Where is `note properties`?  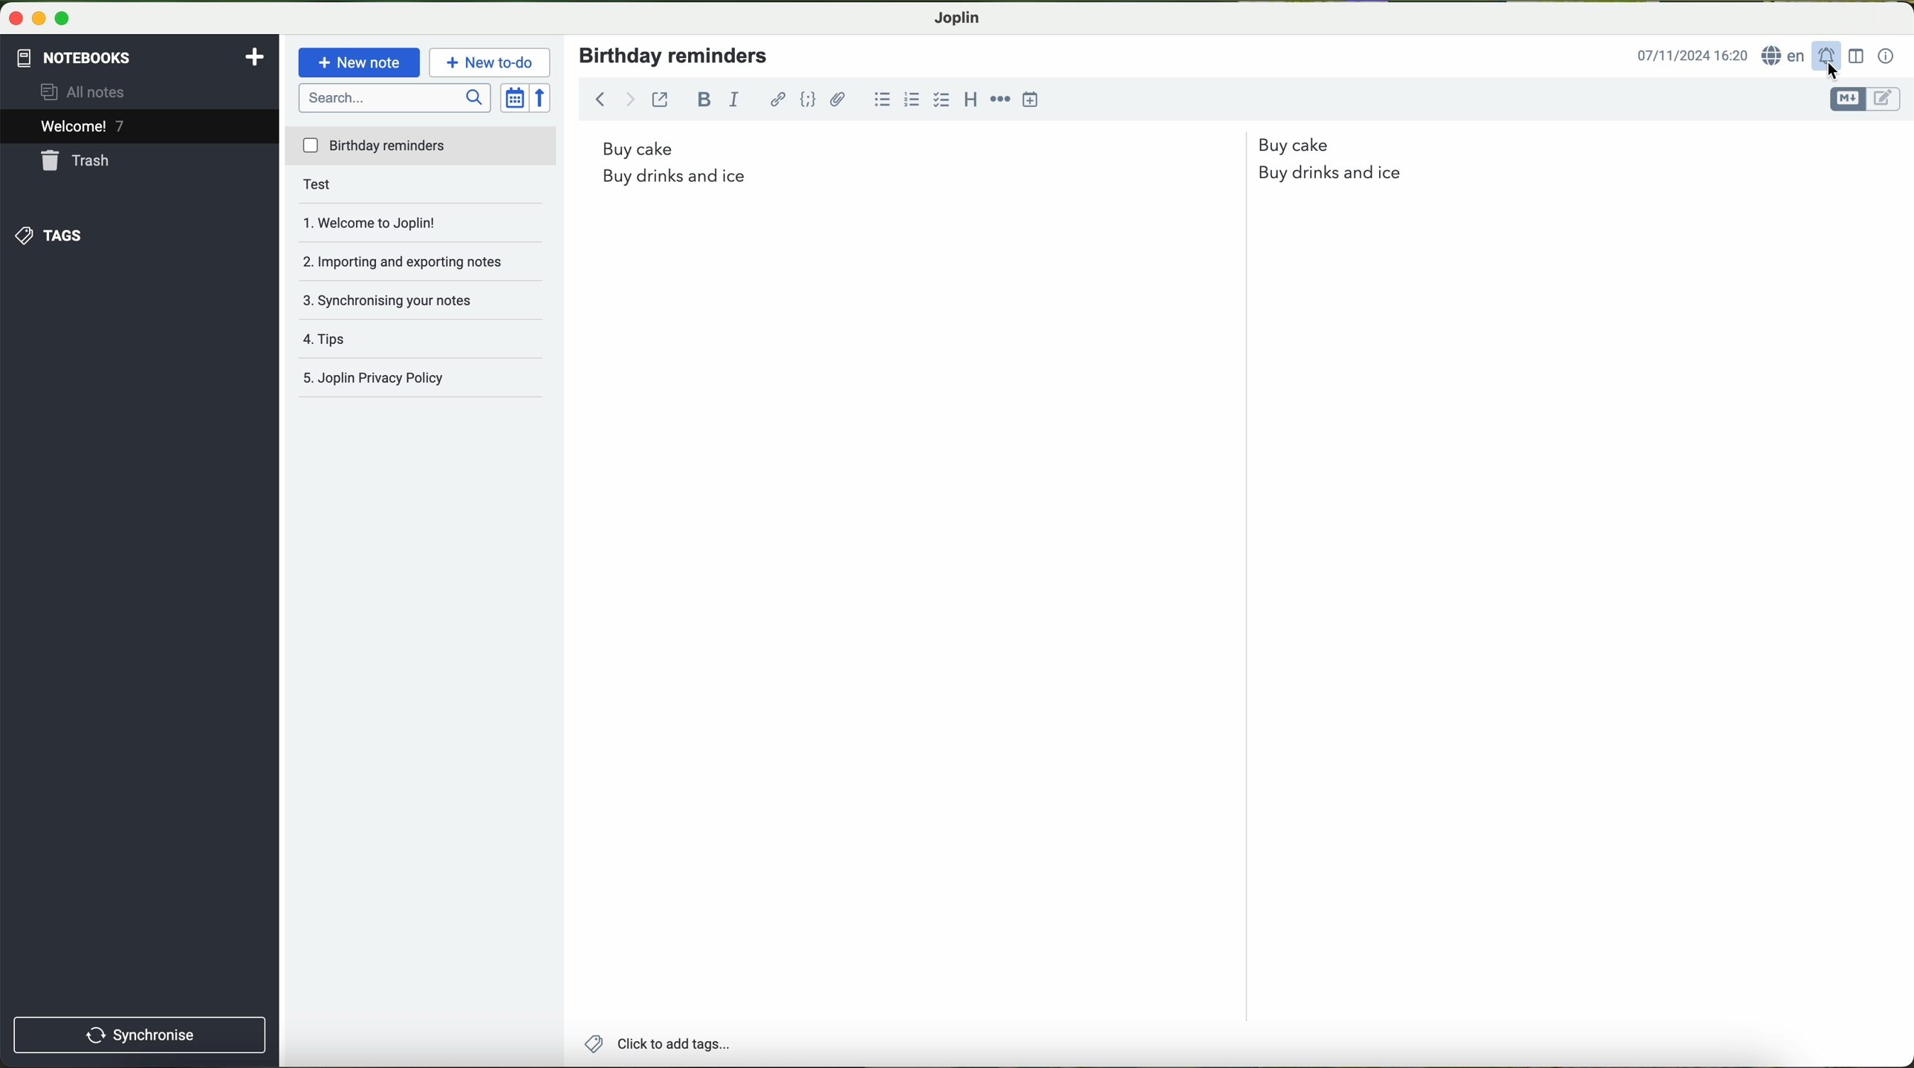
note properties is located at coordinates (1887, 56).